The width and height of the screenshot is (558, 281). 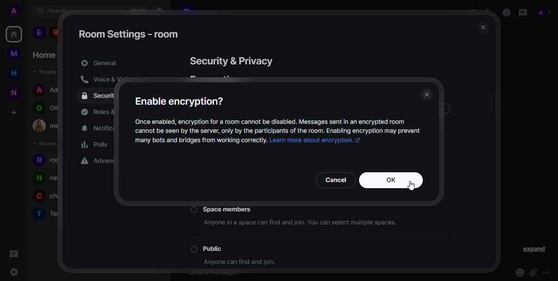 I want to click on voice & video, so click(x=96, y=79).